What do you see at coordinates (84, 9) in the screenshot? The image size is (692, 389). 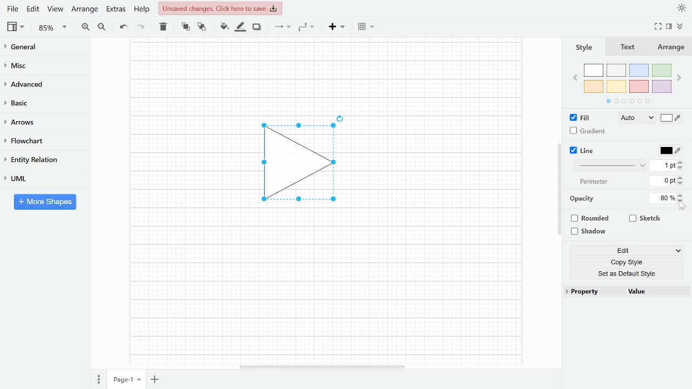 I see `Arrange` at bounding box center [84, 9].